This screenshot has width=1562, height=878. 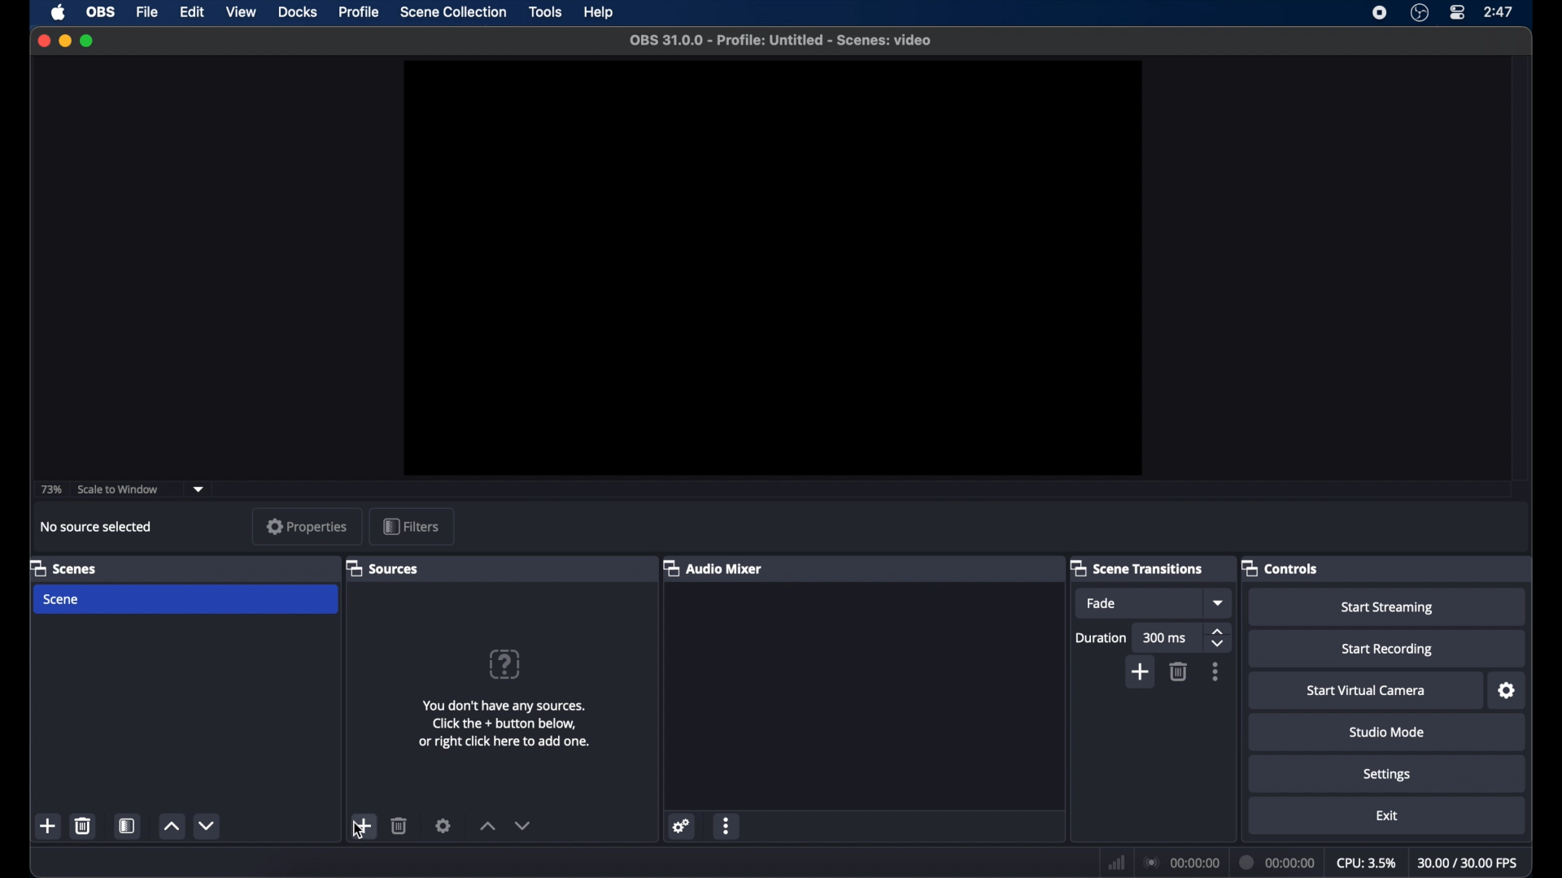 What do you see at coordinates (63, 569) in the screenshot?
I see `scenes` at bounding box center [63, 569].